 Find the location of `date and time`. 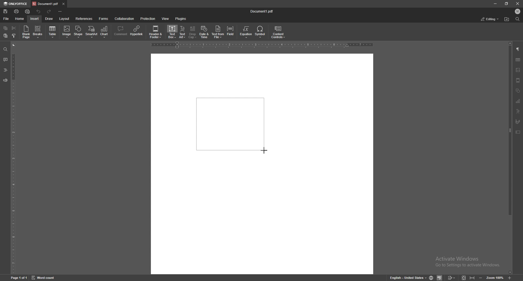

date and time is located at coordinates (204, 32).